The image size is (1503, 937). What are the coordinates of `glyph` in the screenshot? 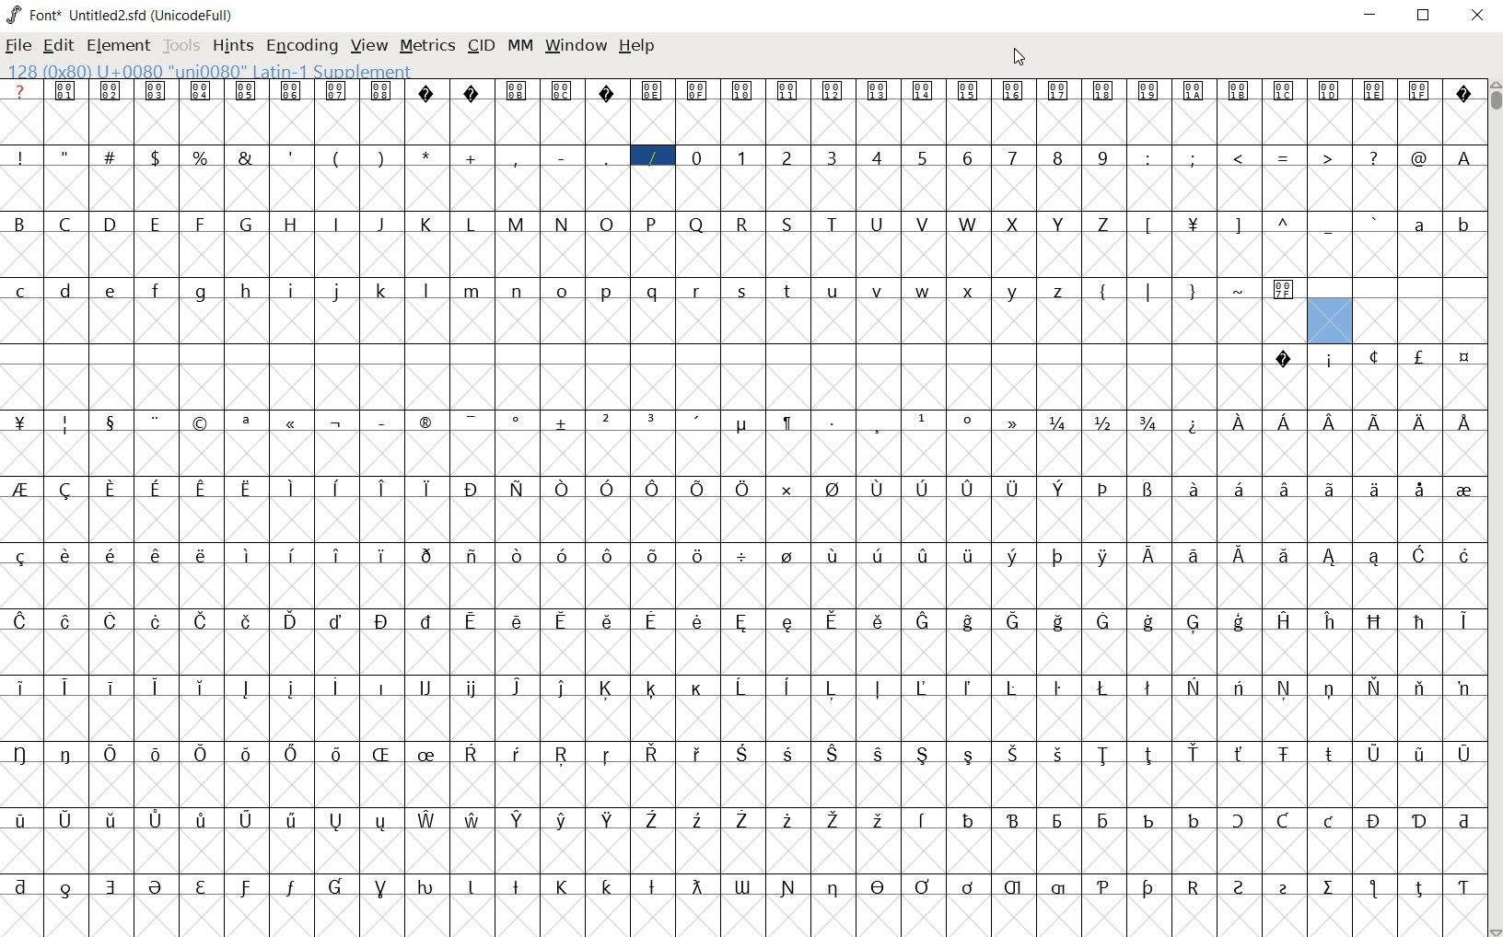 It's located at (380, 225).